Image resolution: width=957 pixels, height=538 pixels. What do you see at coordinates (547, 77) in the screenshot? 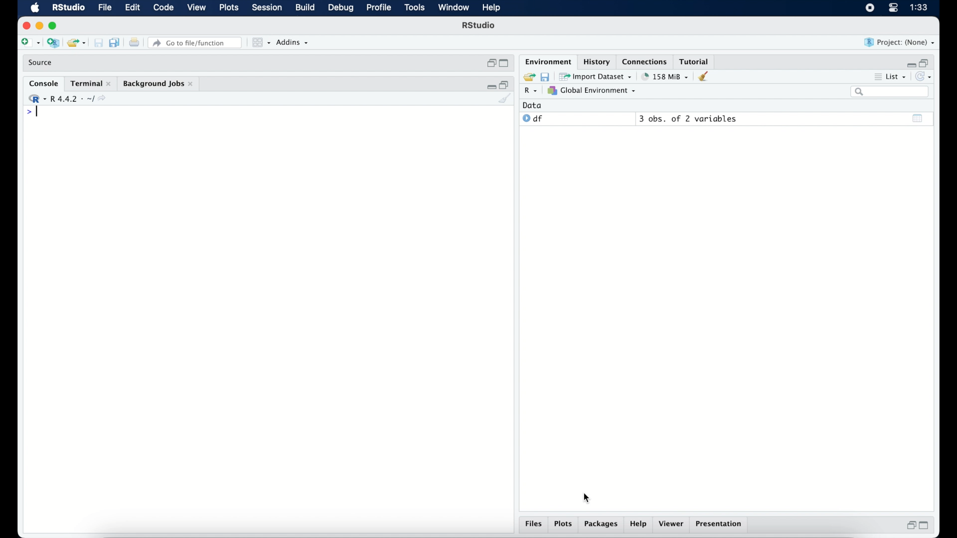
I see `save` at bounding box center [547, 77].